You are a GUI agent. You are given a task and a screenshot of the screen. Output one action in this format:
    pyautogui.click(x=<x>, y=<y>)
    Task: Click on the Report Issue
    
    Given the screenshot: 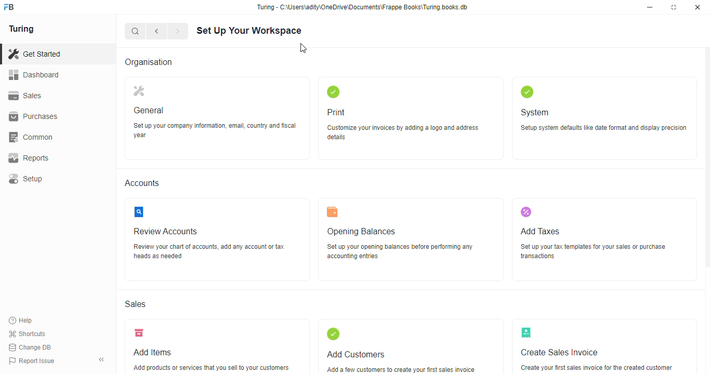 What is the action you would take?
    pyautogui.click(x=33, y=361)
    